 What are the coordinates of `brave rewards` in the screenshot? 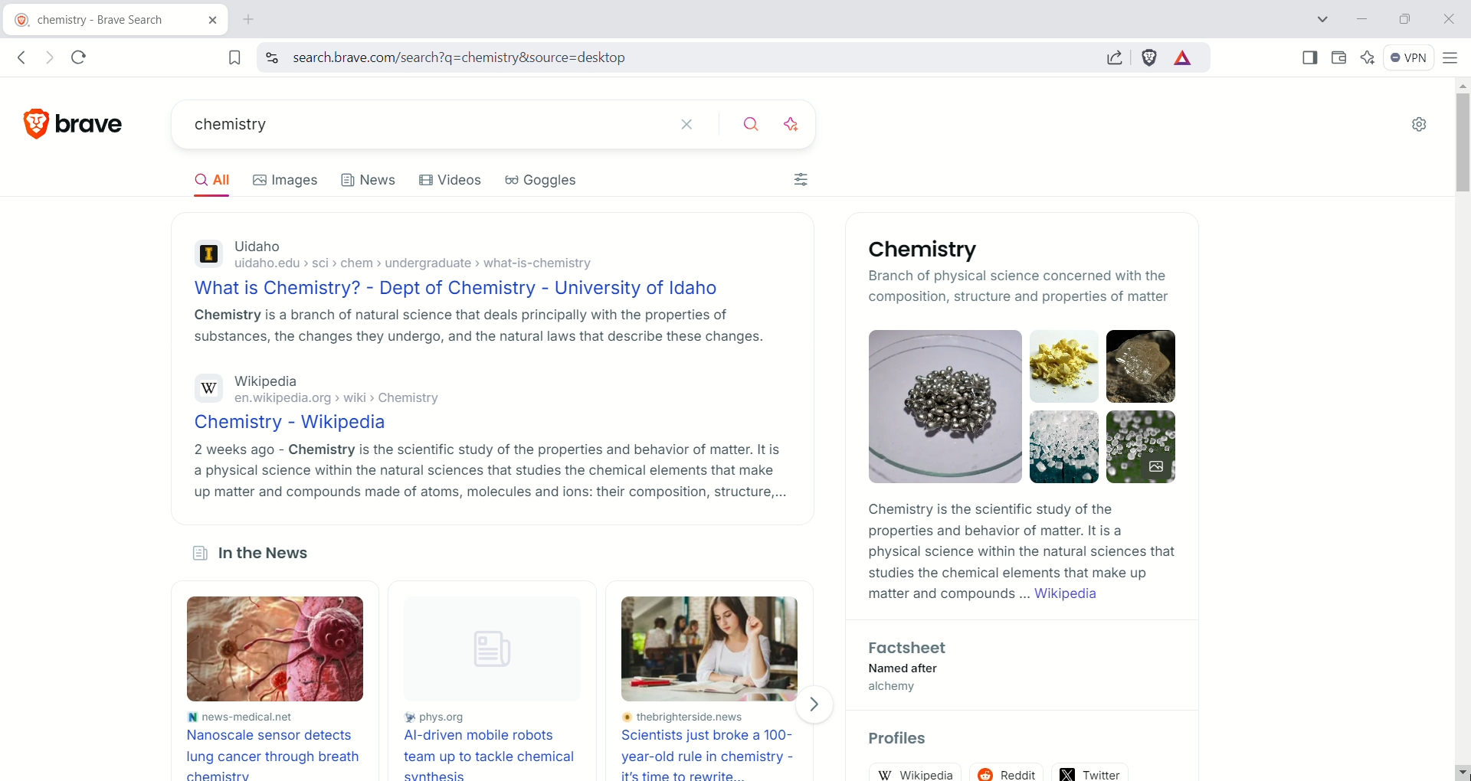 It's located at (1184, 59).